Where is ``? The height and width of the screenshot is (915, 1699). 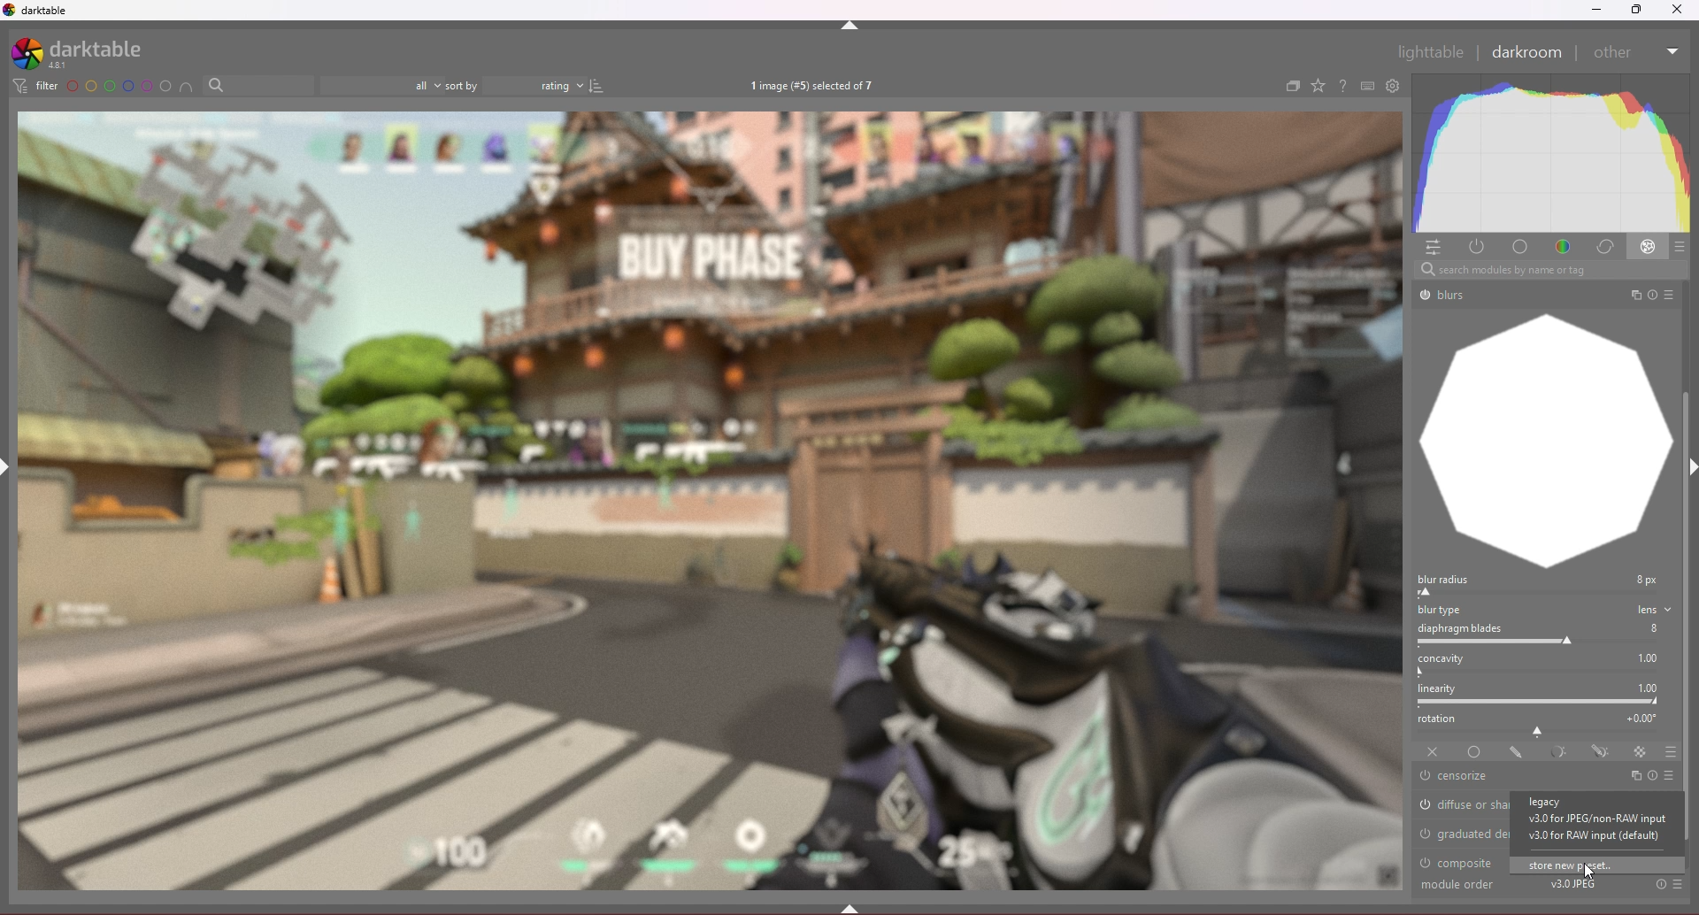  is located at coordinates (1465, 886).